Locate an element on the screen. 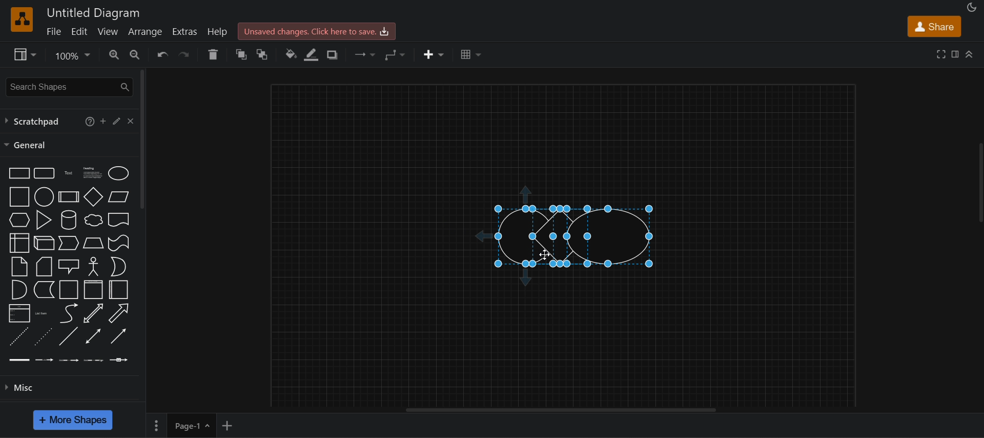 This screenshot has width=984, height=438. card is located at coordinates (43, 267).